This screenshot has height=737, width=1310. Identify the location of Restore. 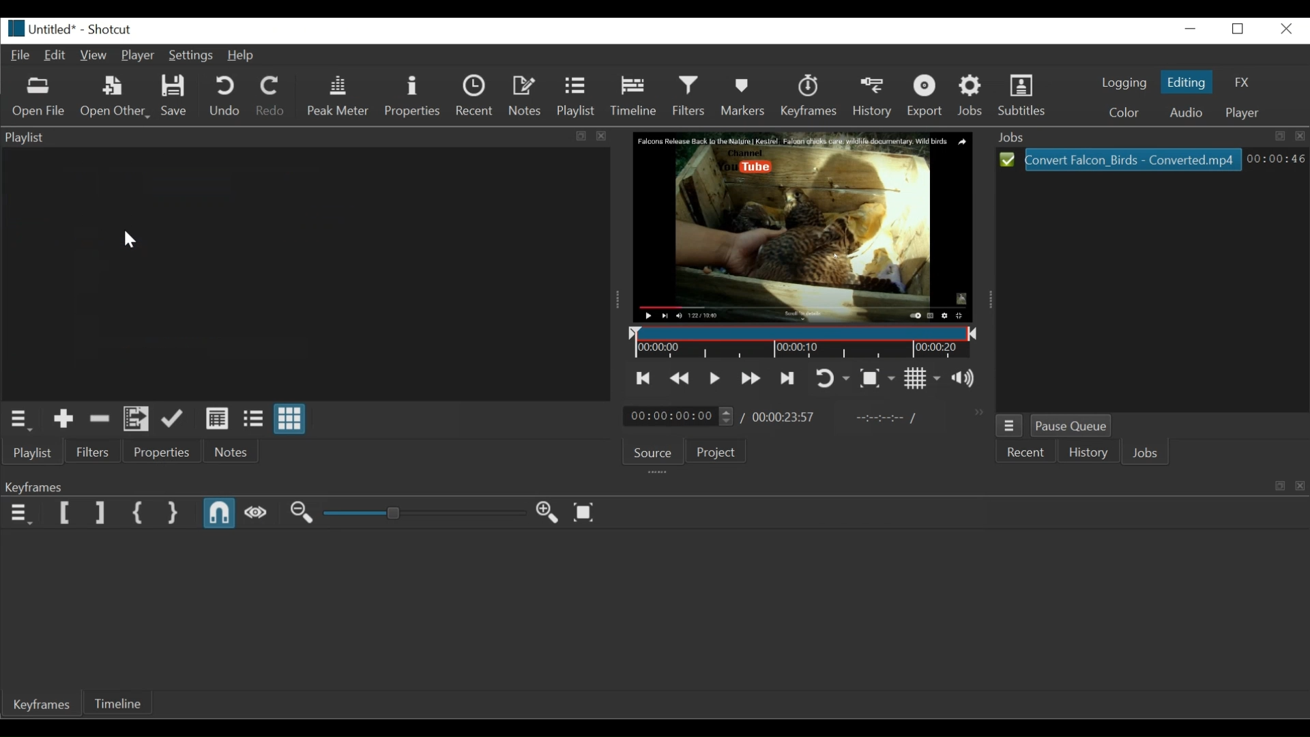
(578, 137).